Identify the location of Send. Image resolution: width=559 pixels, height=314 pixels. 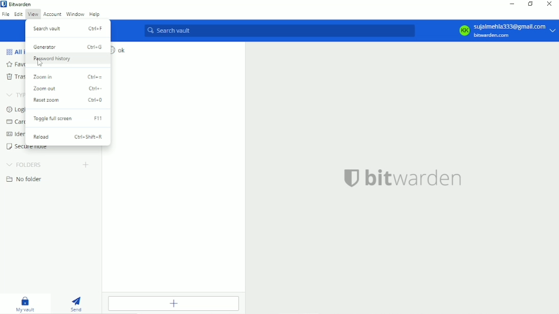
(77, 303).